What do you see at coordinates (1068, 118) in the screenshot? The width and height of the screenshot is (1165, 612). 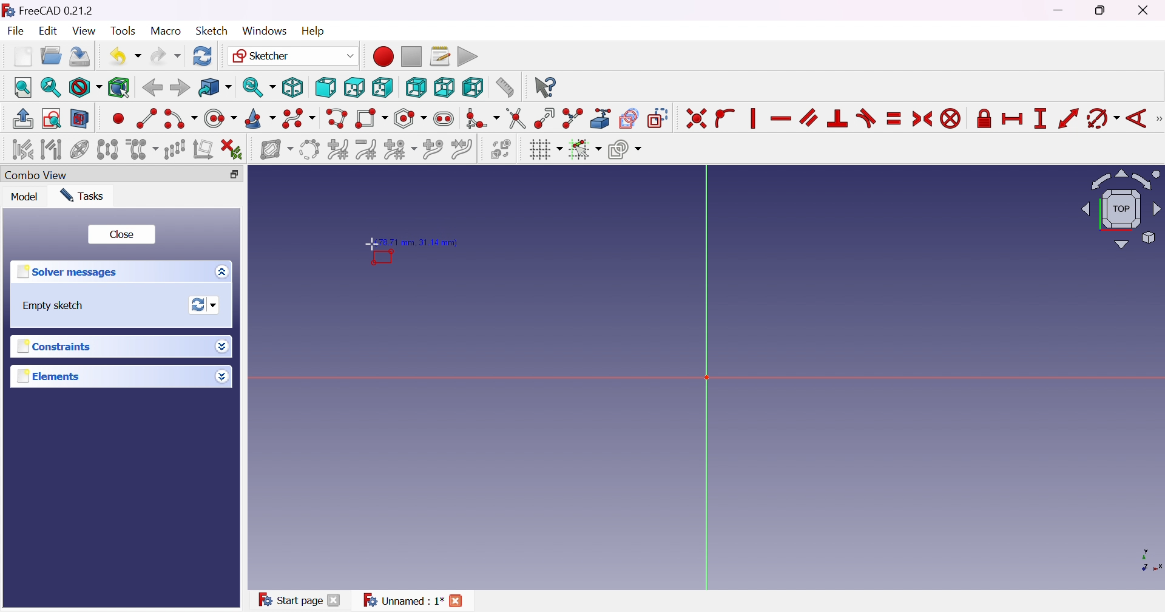 I see `Constrain distance` at bounding box center [1068, 118].